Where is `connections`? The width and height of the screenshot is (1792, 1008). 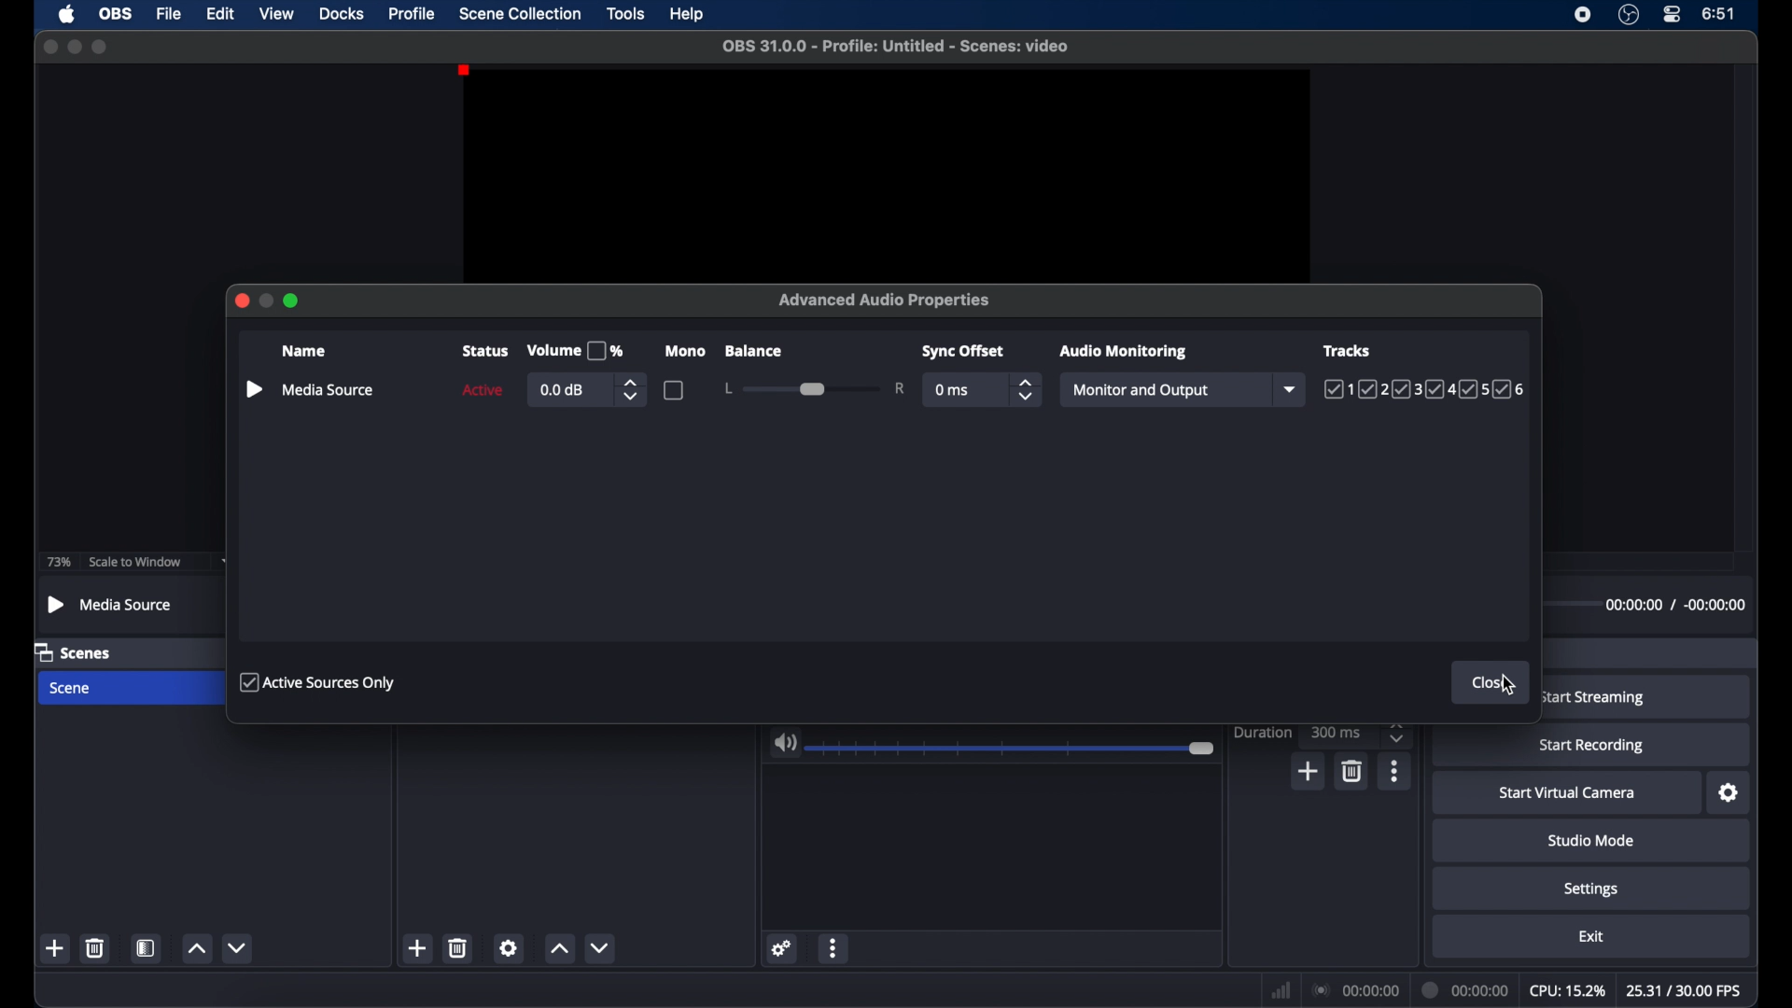 connections is located at coordinates (1354, 990).